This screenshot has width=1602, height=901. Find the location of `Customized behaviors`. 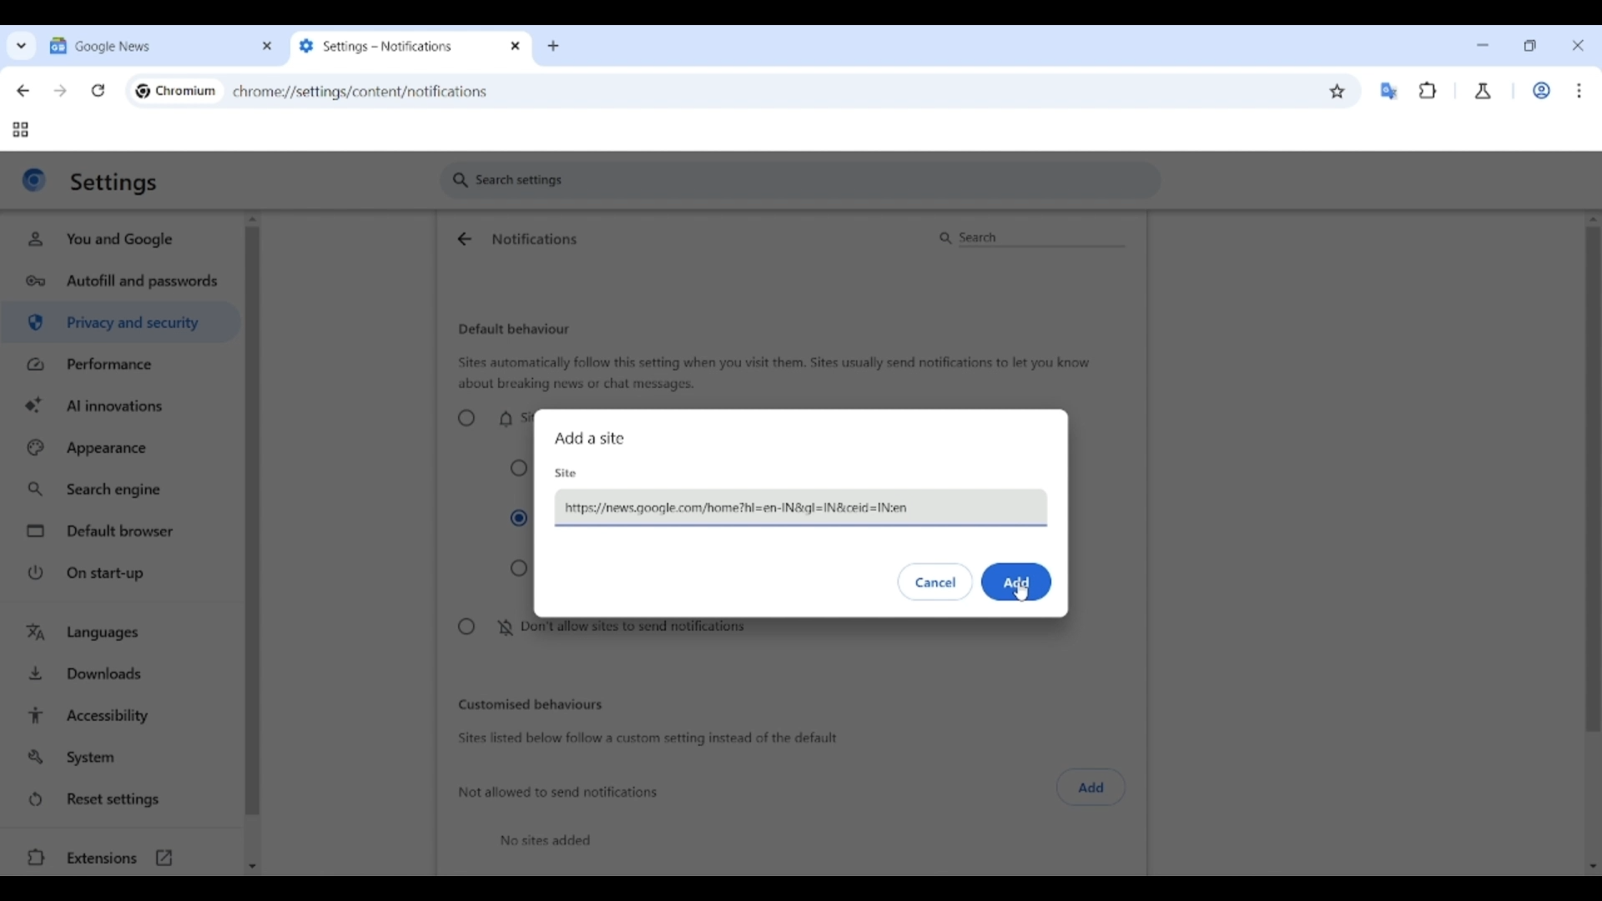

Customized behaviors is located at coordinates (531, 704).